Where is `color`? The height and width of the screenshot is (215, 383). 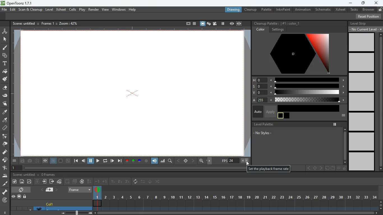
color is located at coordinates (5, 112).